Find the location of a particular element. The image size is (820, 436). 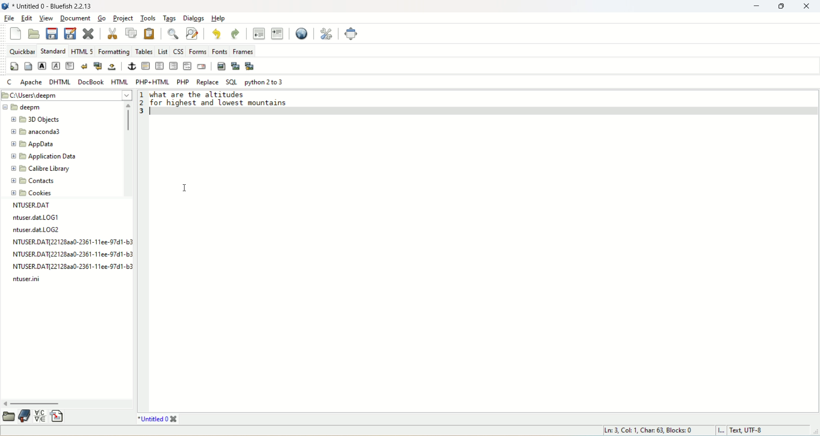

tools is located at coordinates (147, 18).